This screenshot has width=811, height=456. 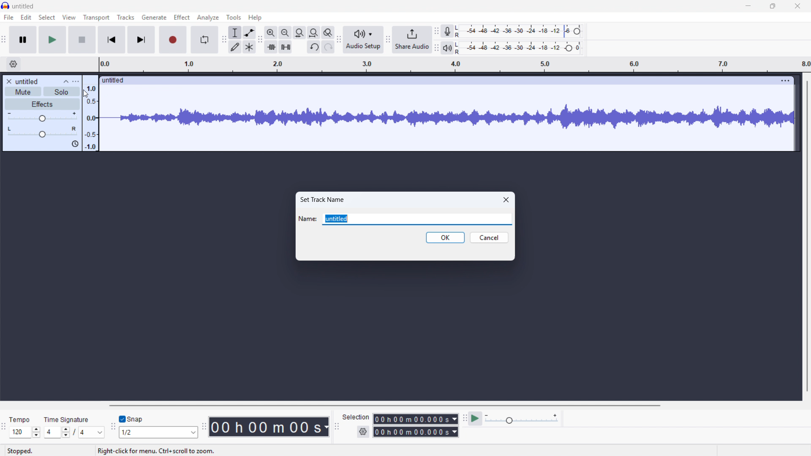 What do you see at coordinates (412, 40) in the screenshot?
I see `Share audio ` at bounding box center [412, 40].